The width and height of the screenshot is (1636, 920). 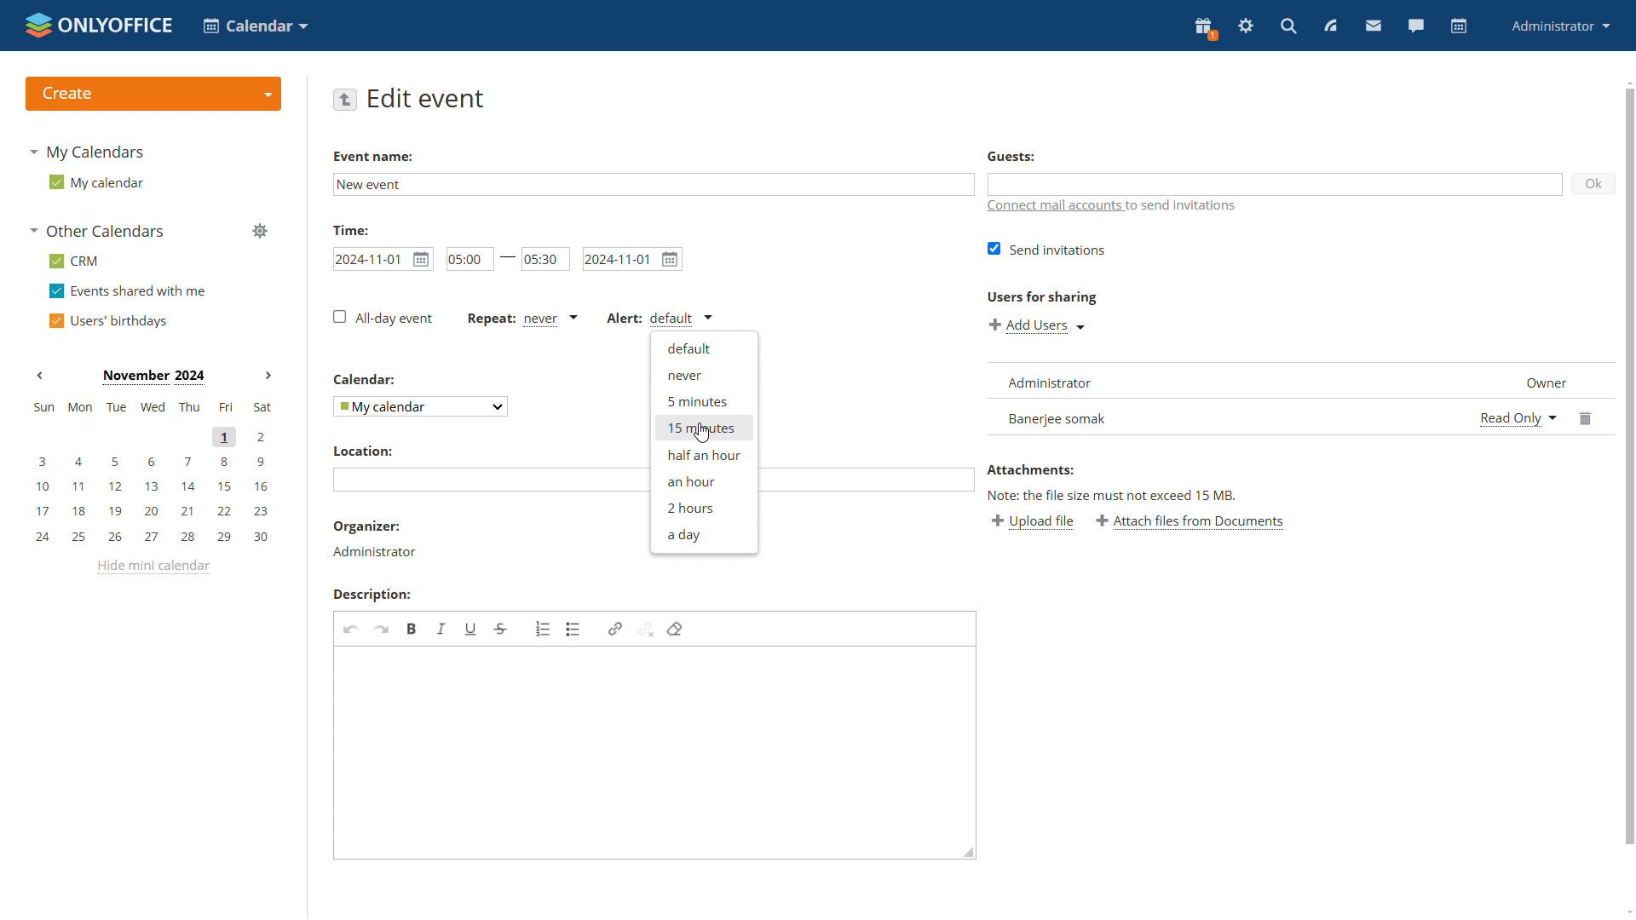 What do you see at coordinates (260, 232) in the screenshot?
I see `manage` at bounding box center [260, 232].